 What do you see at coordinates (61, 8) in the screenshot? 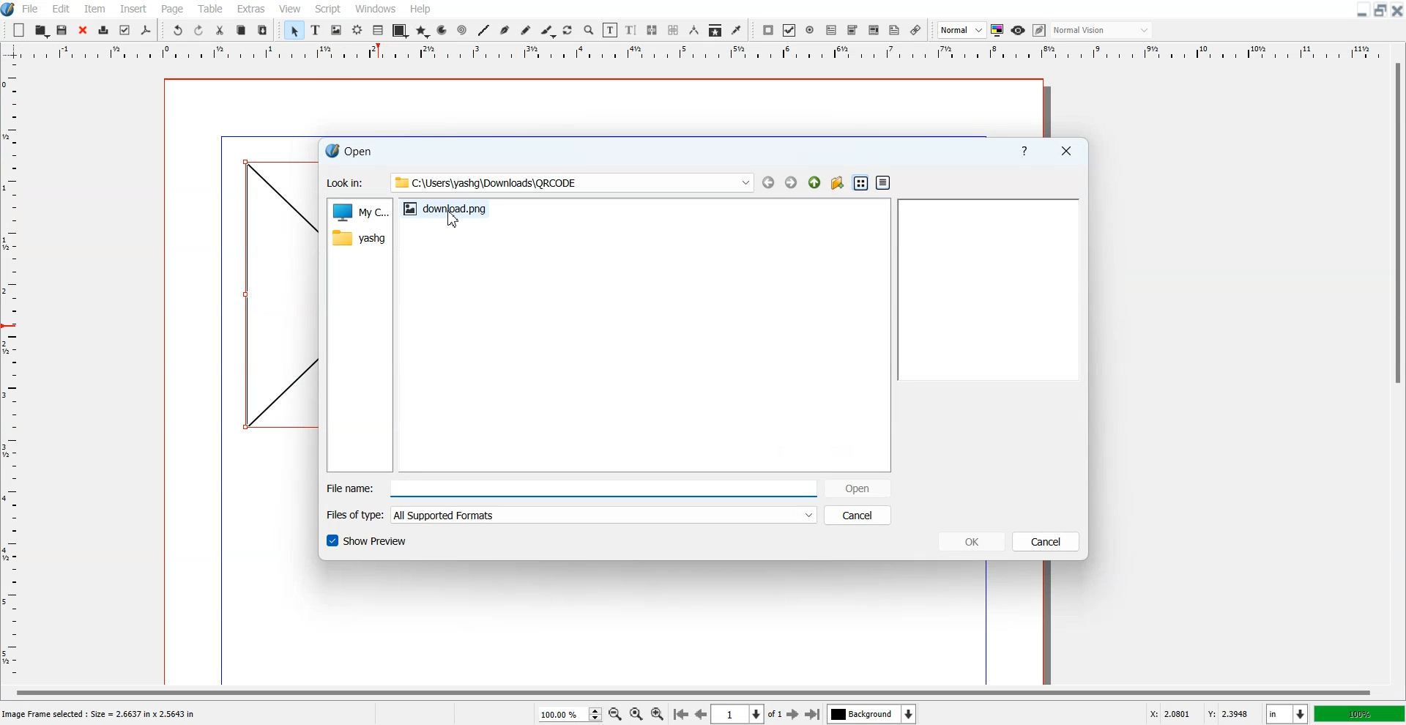
I see `Edit` at bounding box center [61, 8].